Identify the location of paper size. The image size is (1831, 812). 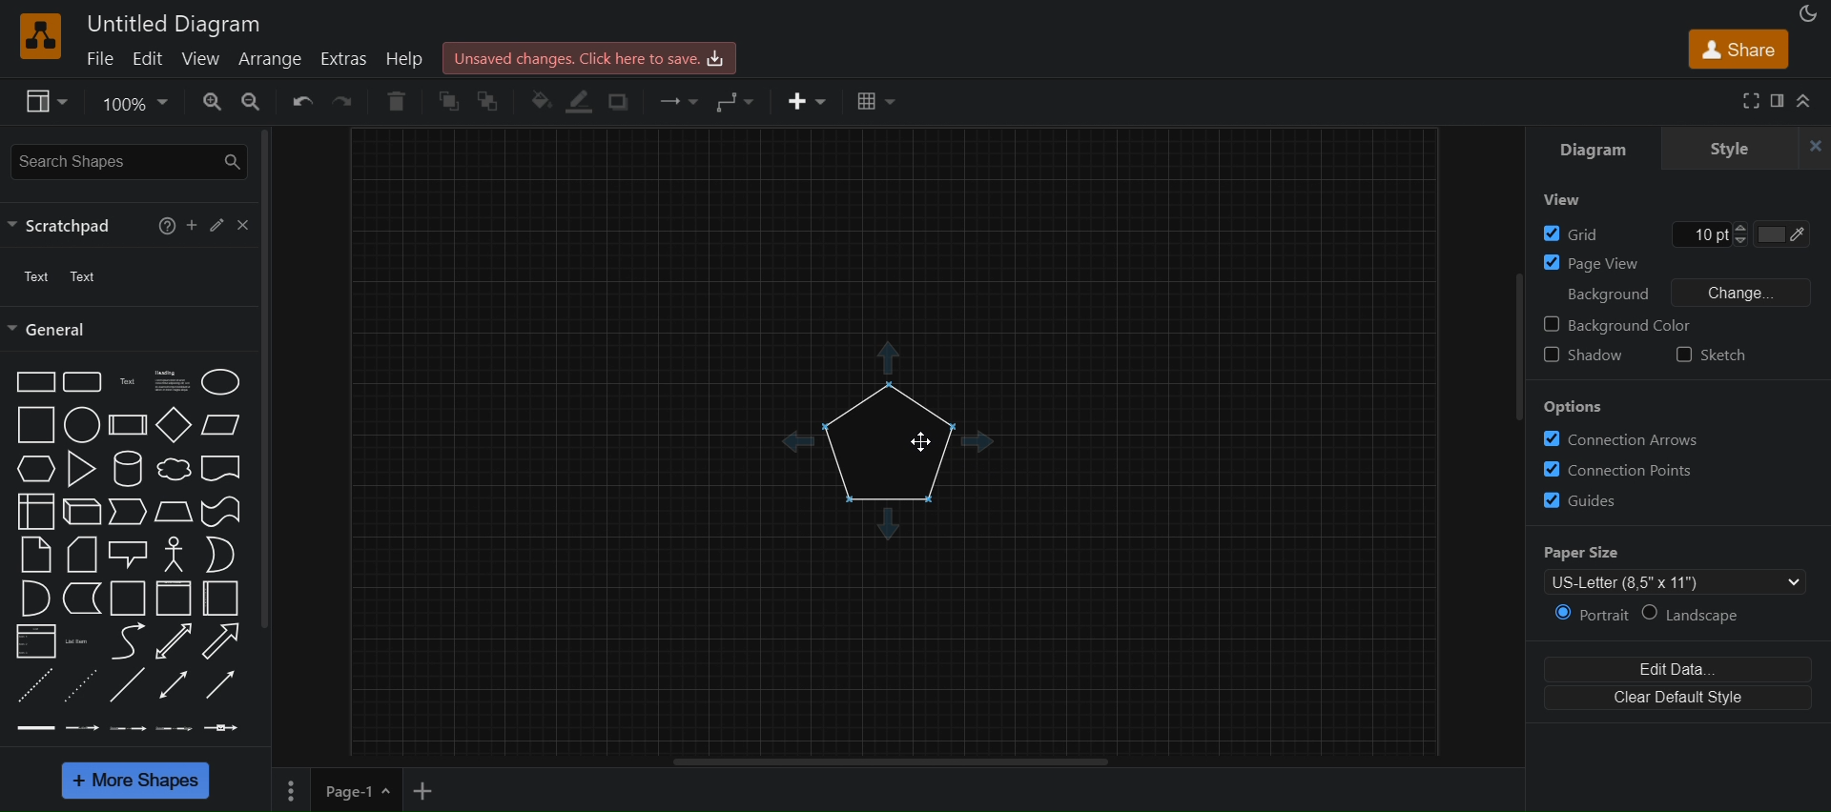
(1581, 553).